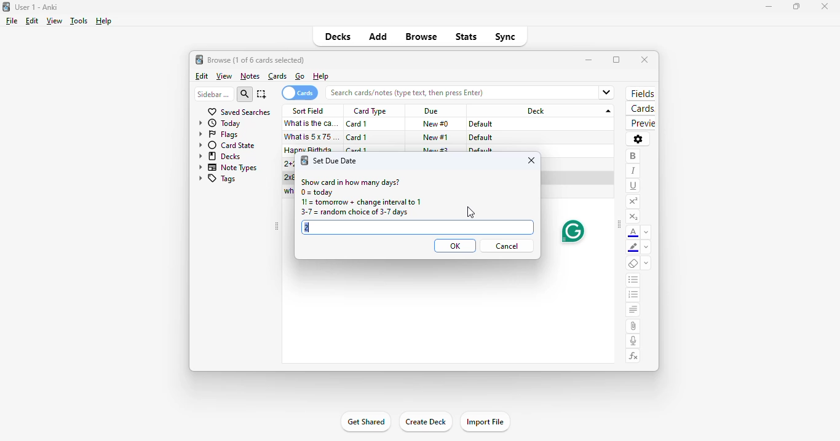 This screenshot has height=441, width=840. Describe the element at coordinates (239, 112) in the screenshot. I see `saved searches` at that location.